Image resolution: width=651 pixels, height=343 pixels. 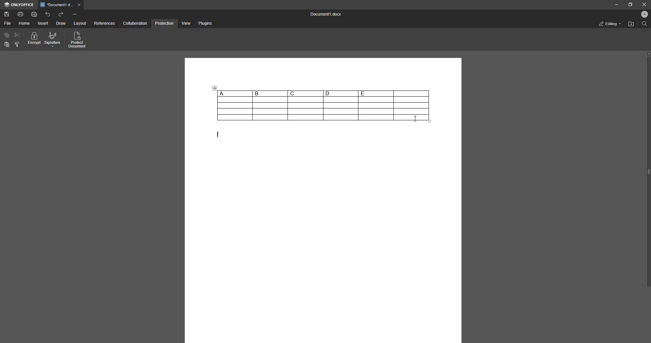 What do you see at coordinates (7, 23) in the screenshot?
I see `File` at bounding box center [7, 23].